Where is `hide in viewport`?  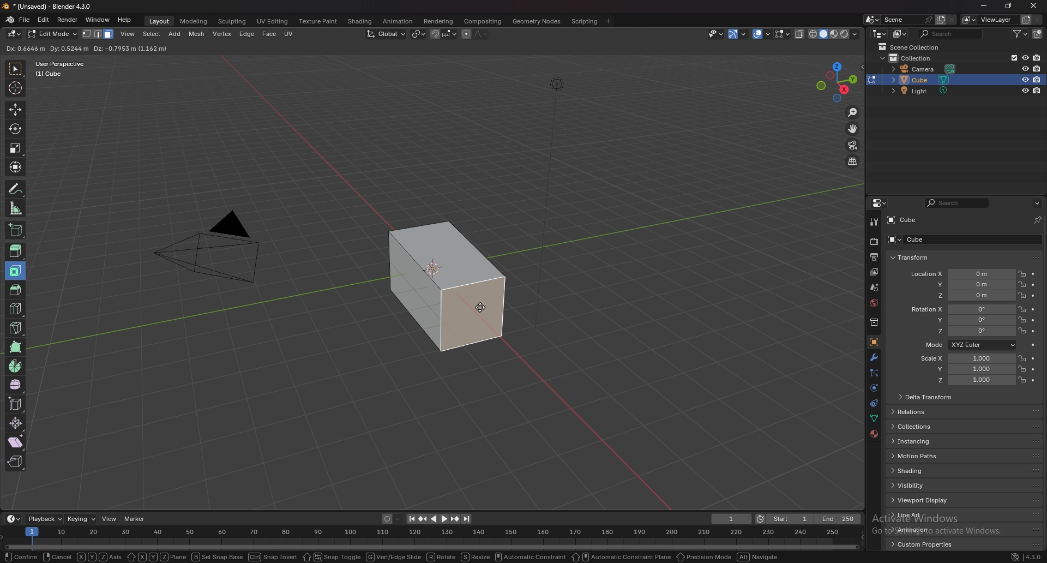
hide in viewport is located at coordinates (1025, 91).